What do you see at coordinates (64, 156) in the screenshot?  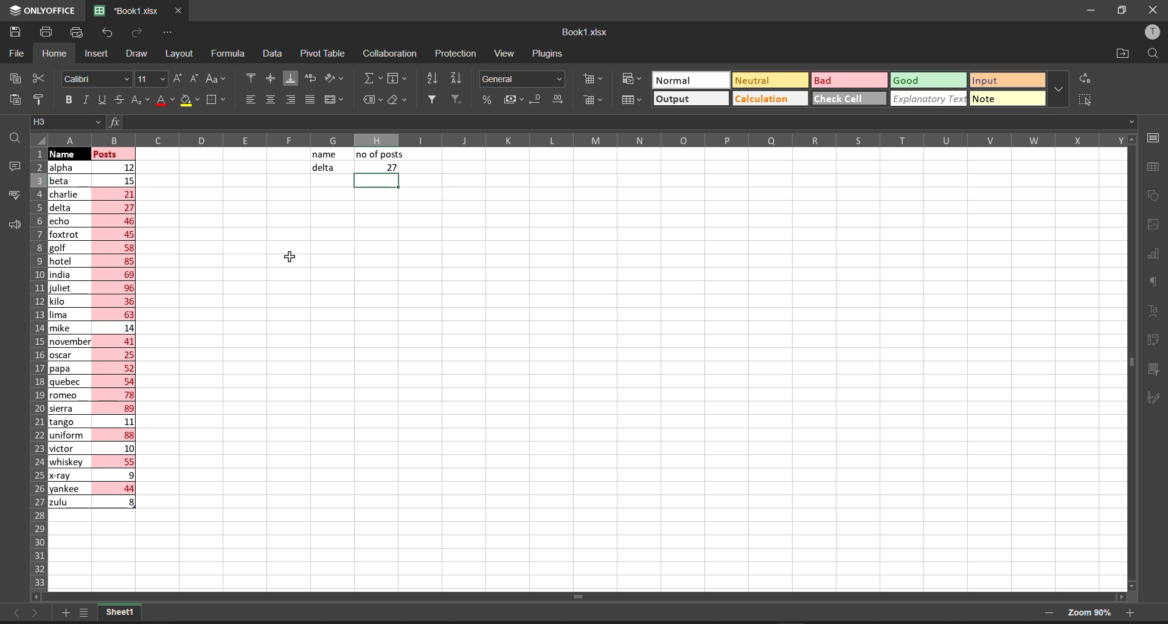 I see `cursor` at bounding box center [64, 156].